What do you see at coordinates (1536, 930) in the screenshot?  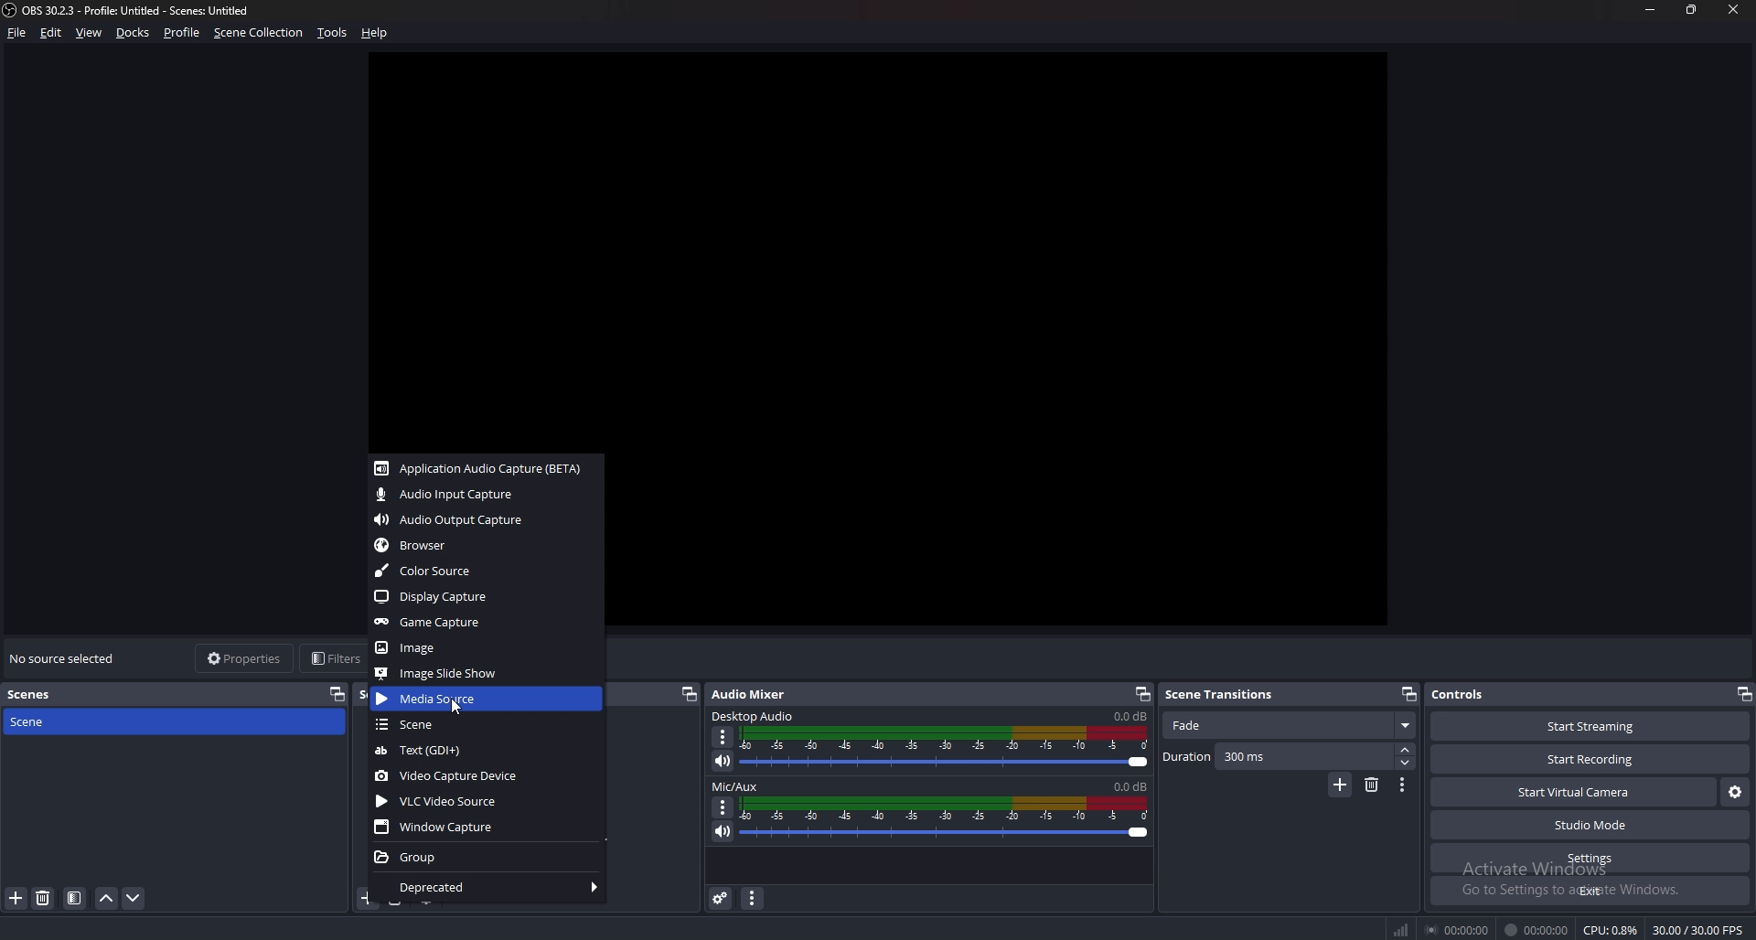 I see `00:00:00` at bounding box center [1536, 930].